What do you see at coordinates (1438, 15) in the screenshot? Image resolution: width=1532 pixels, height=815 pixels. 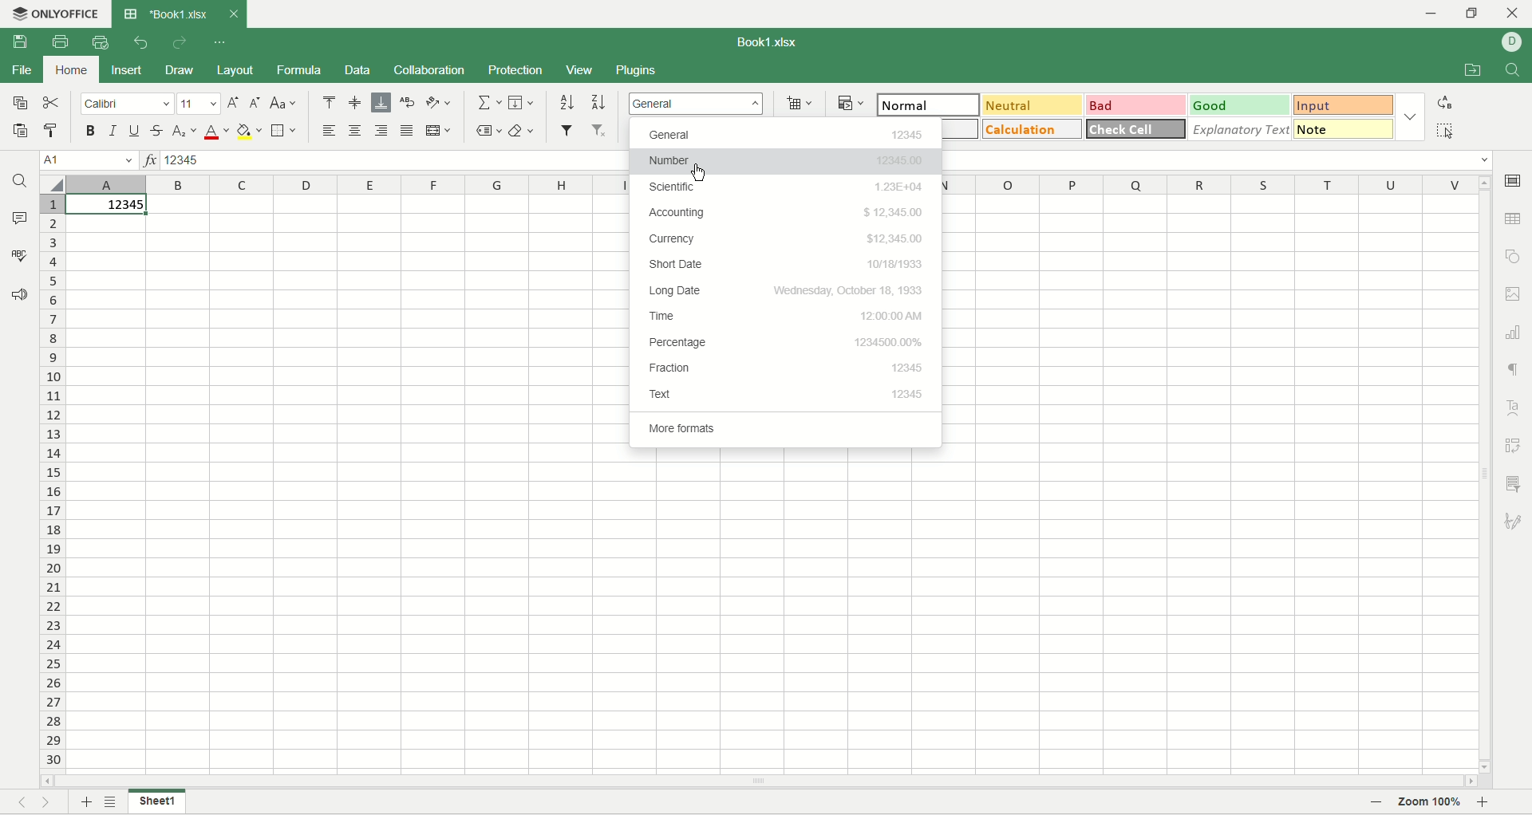 I see `minimize` at bounding box center [1438, 15].